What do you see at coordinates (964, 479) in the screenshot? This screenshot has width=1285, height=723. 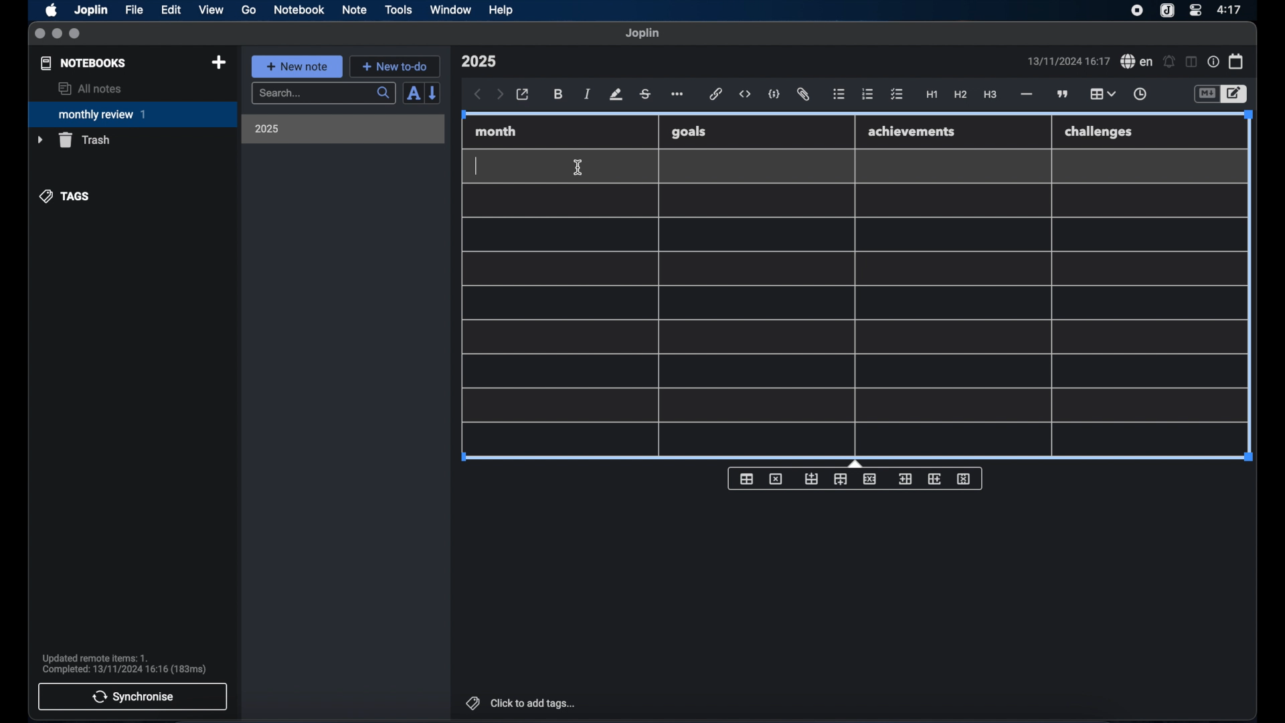 I see `delete column` at bounding box center [964, 479].